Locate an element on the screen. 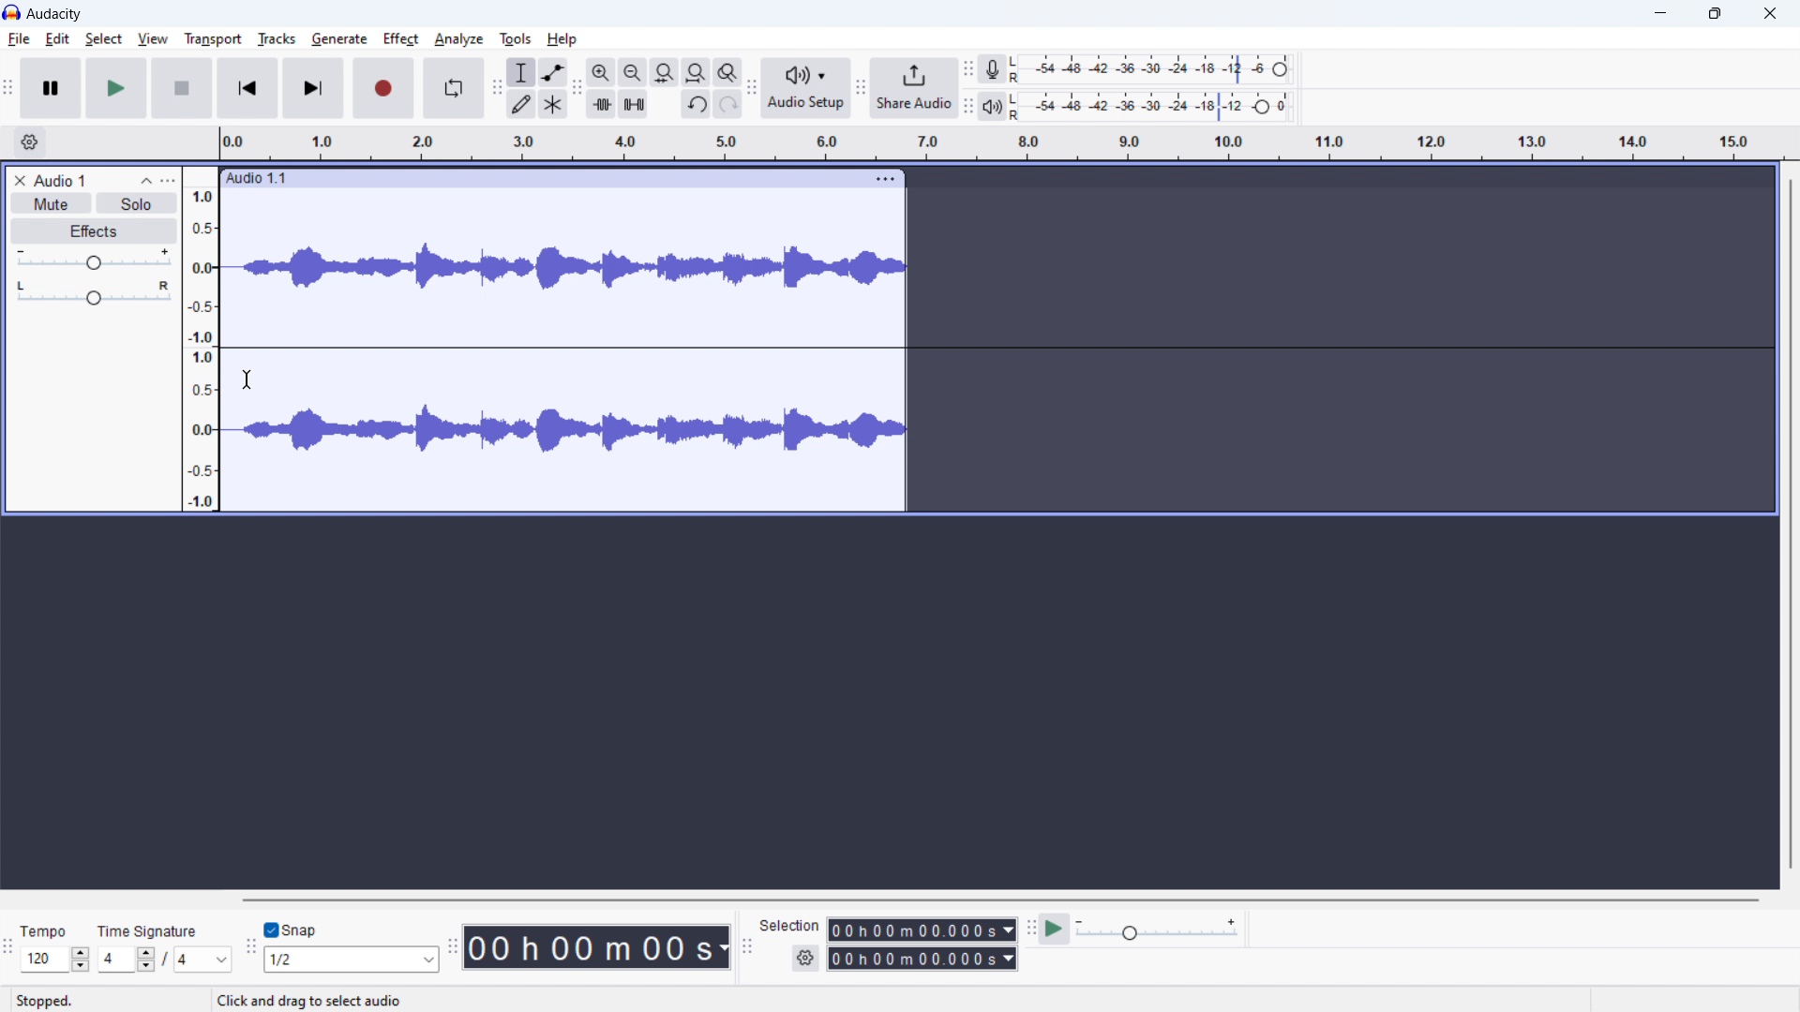 This screenshot has height=1012, width=1800. play is located at coordinates (115, 88).